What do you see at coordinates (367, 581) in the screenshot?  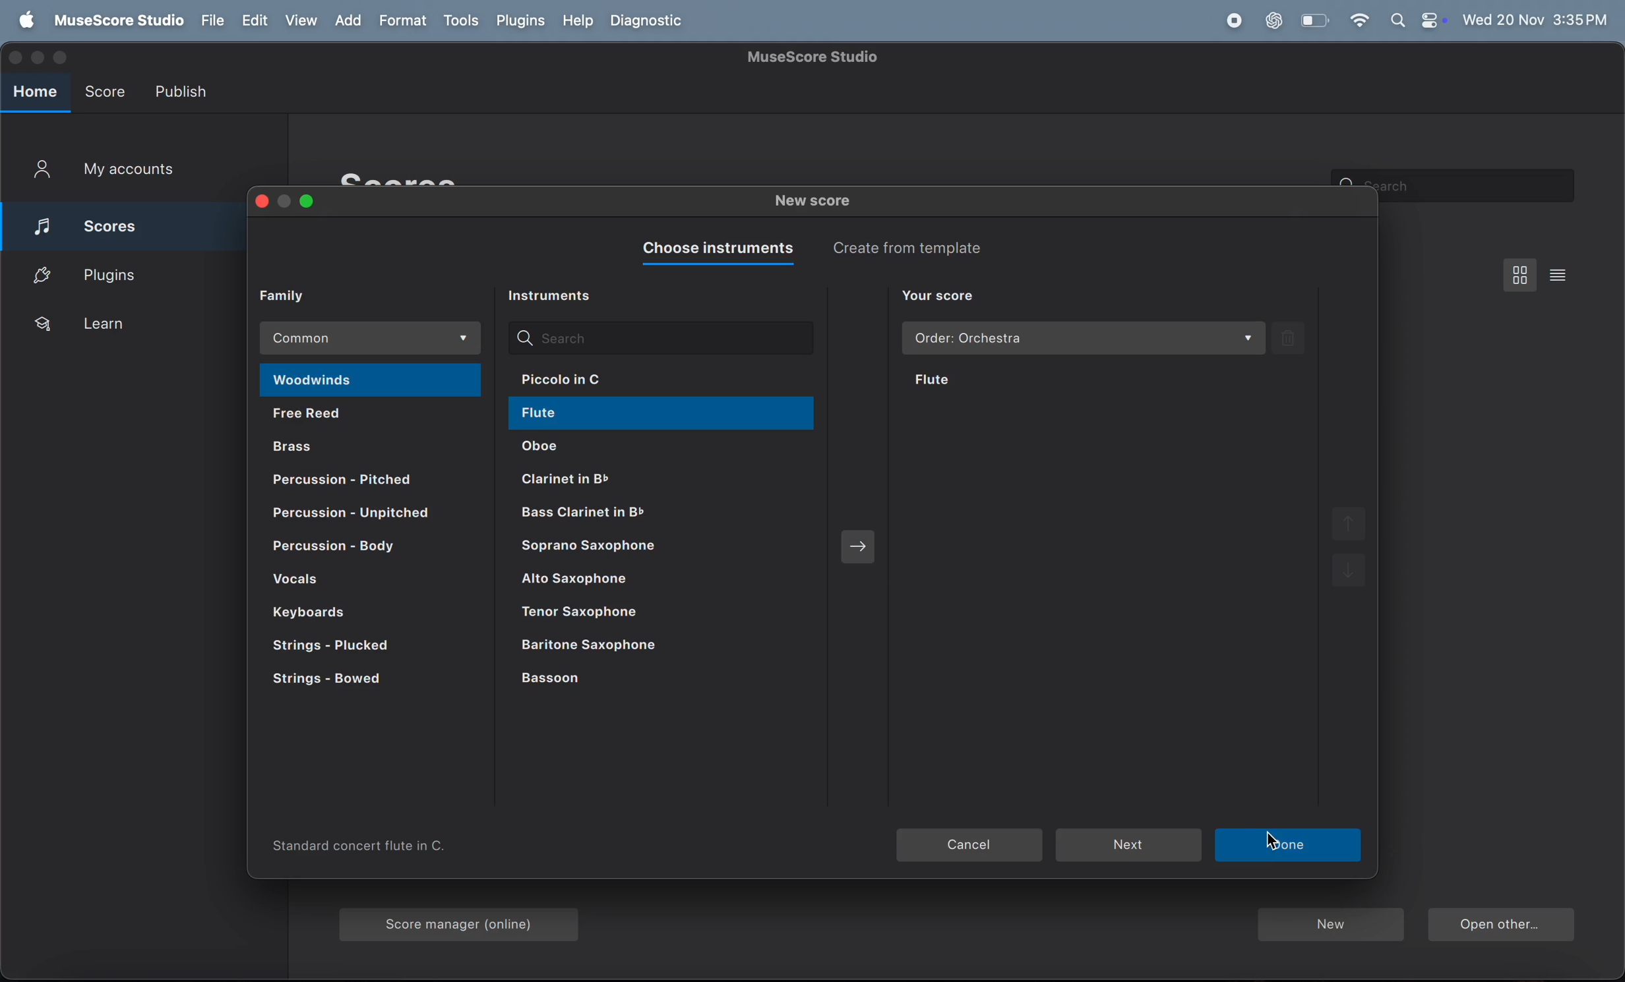 I see `vocals` at bounding box center [367, 581].